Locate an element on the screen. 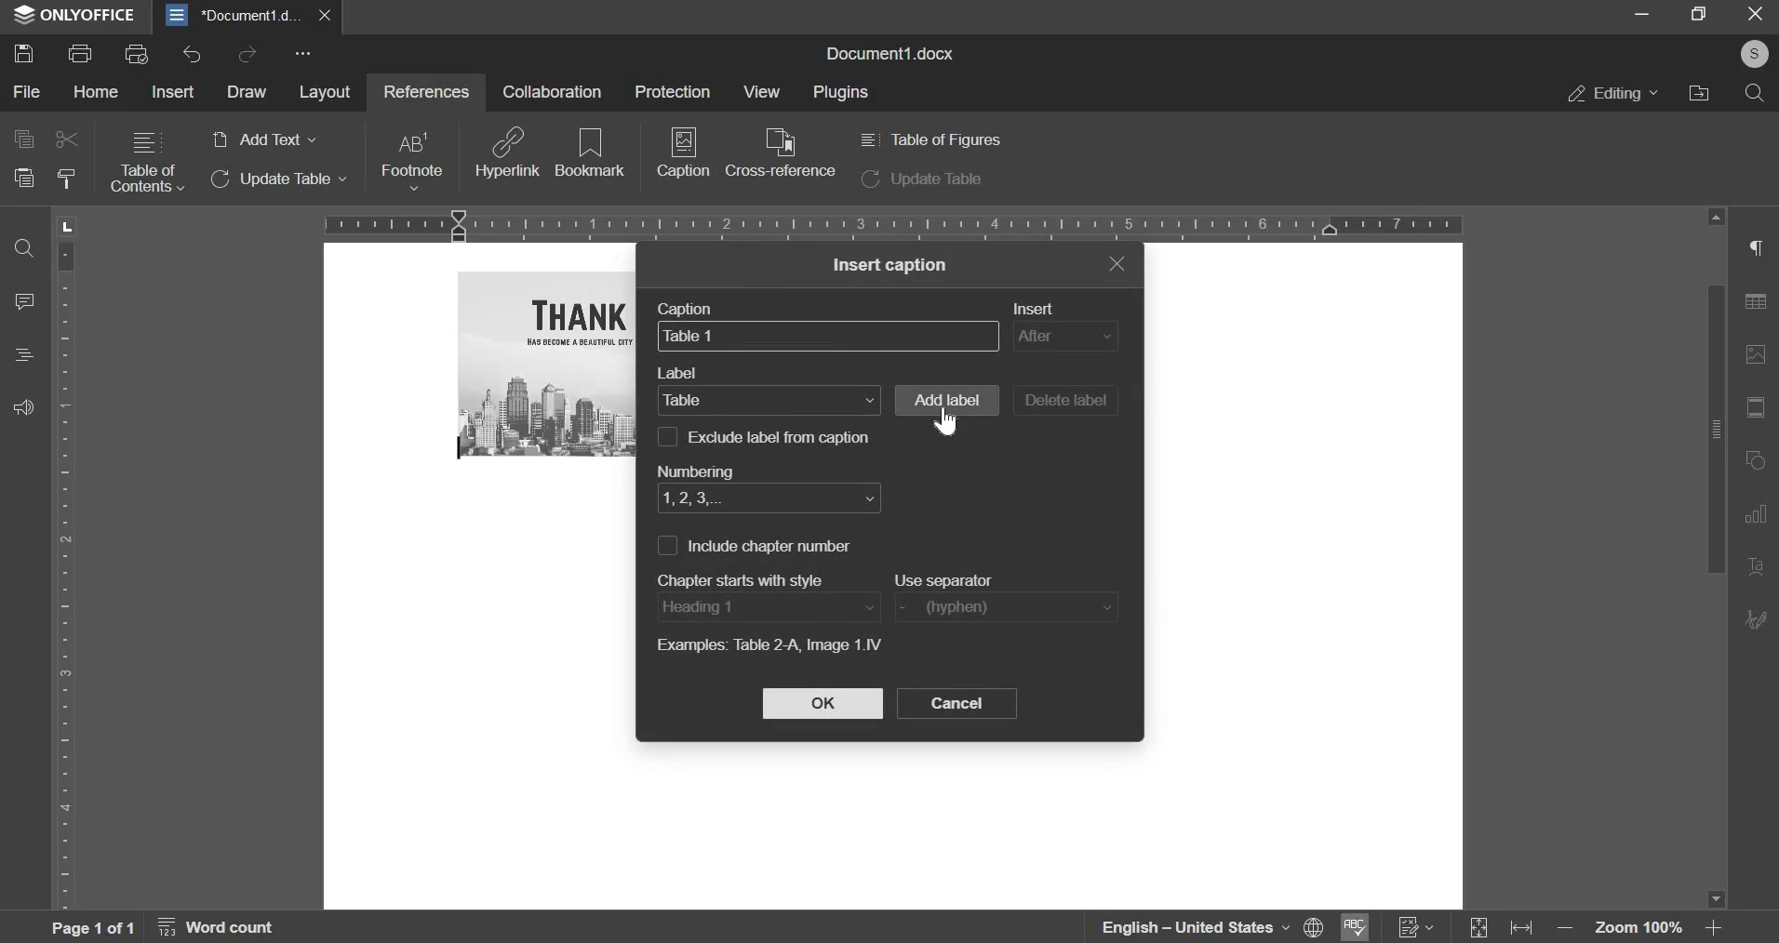  update table is located at coordinates (280, 179).